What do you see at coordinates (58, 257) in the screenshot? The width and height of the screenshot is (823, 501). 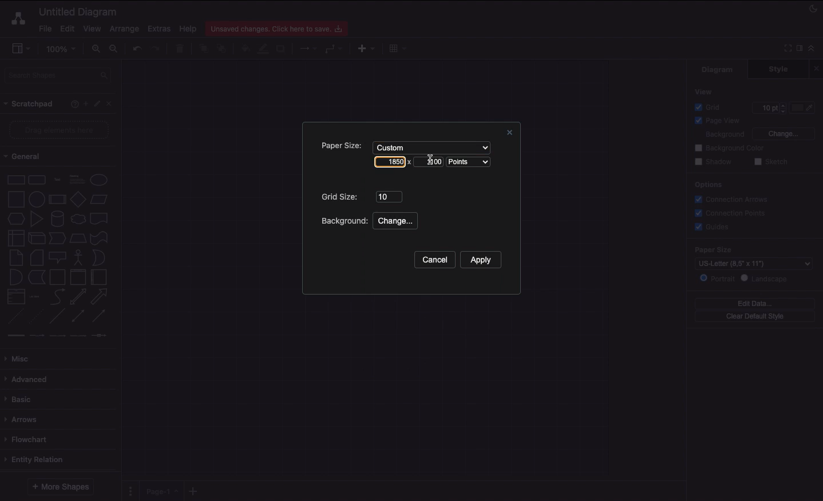 I see `Callout` at bounding box center [58, 257].